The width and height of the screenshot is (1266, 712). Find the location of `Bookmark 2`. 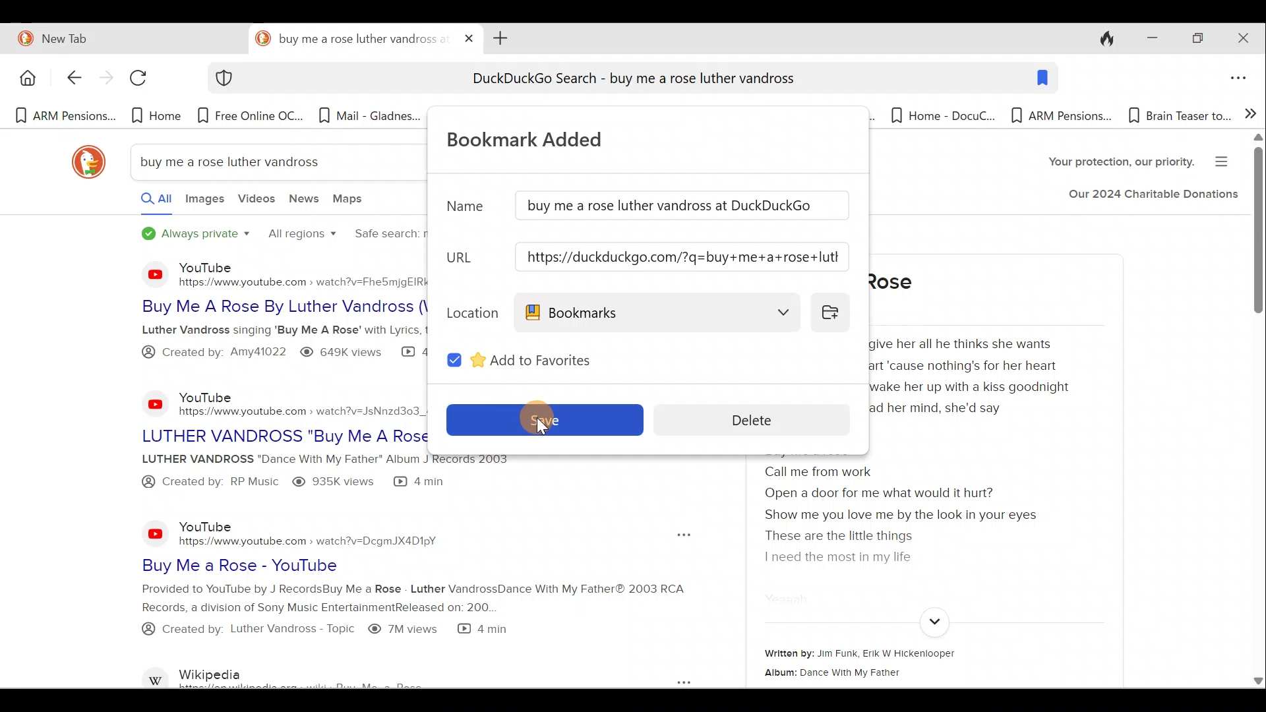

Bookmark 2 is located at coordinates (156, 115).